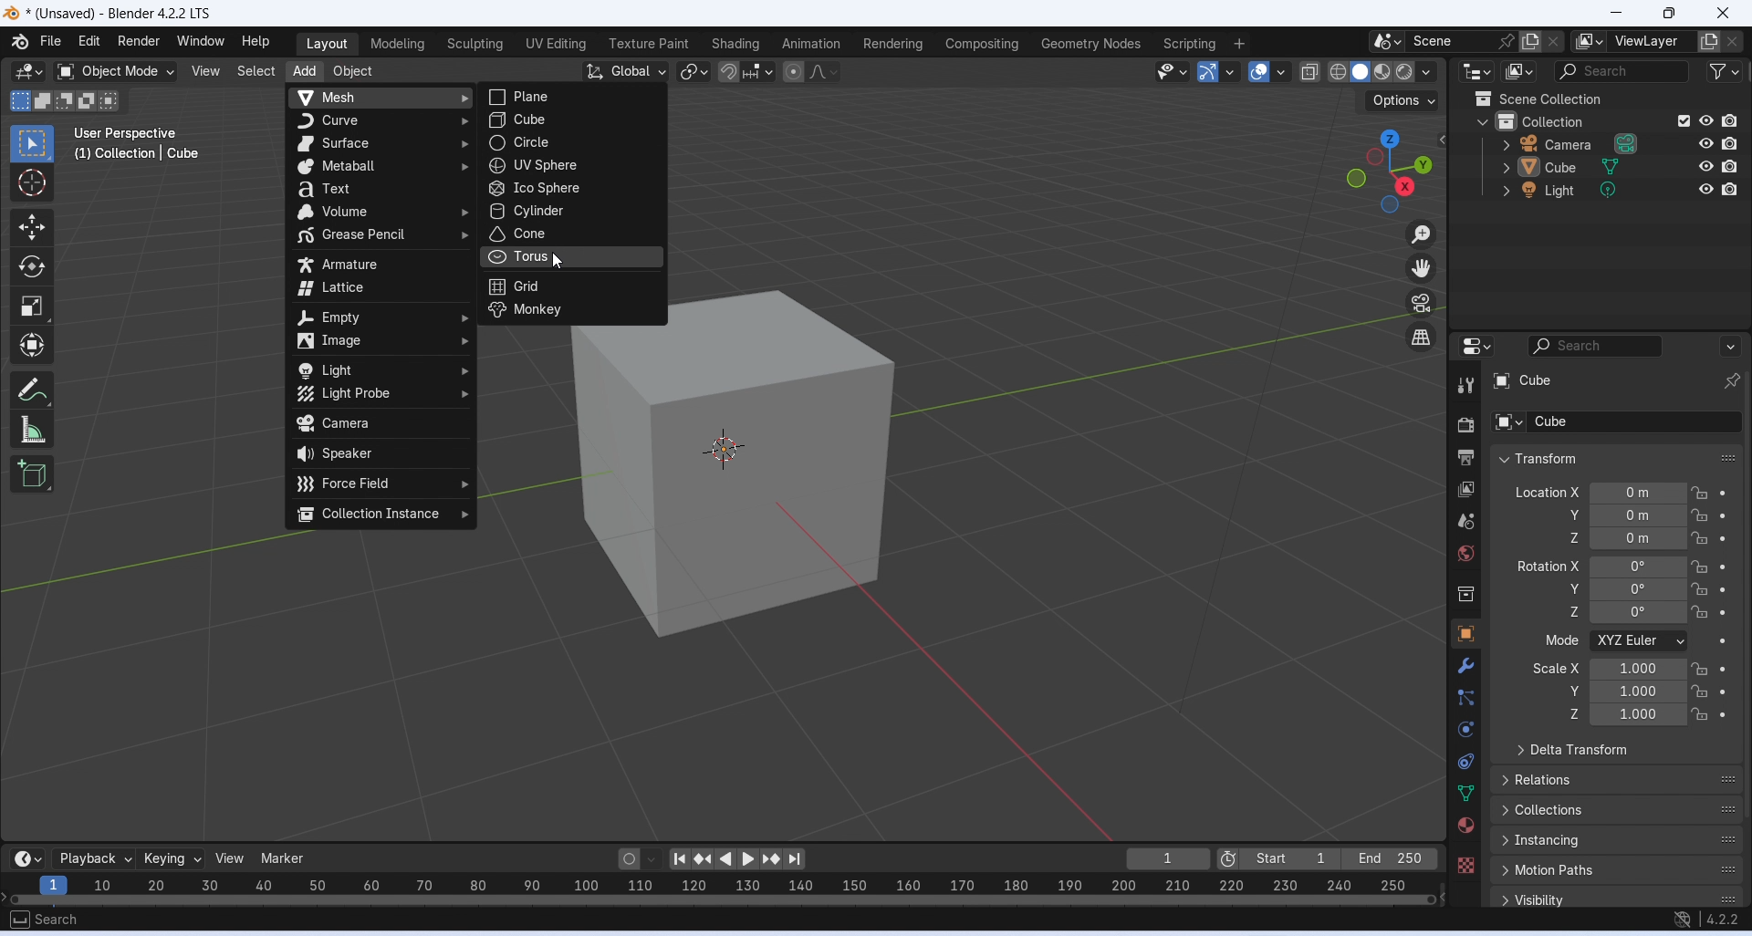 Image resolution: width=1752 pixels, height=936 pixels. Describe the element at coordinates (385, 341) in the screenshot. I see `image` at that location.